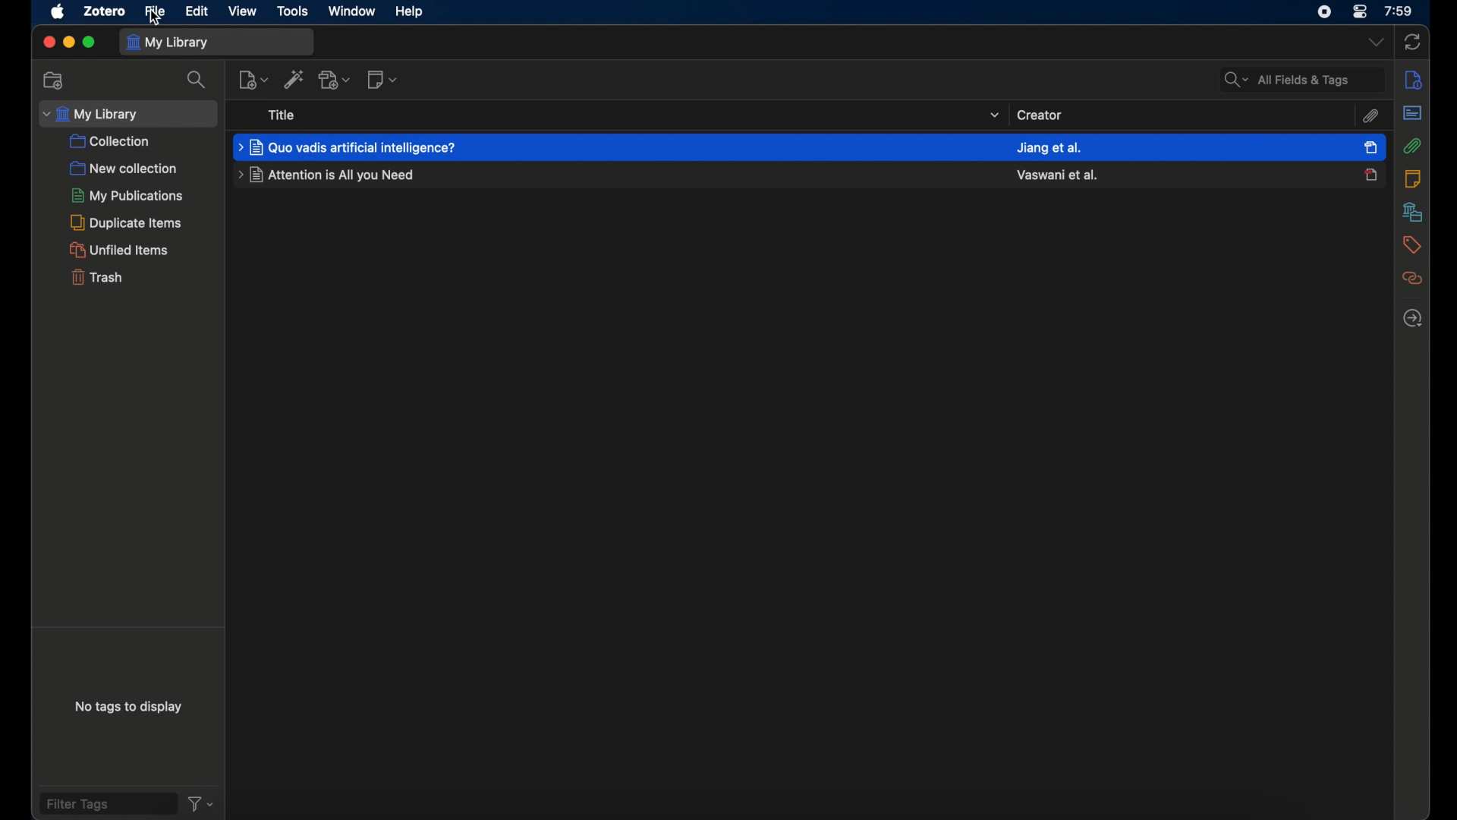 The height and width of the screenshot is (820, 1457). What do you see at coordinates (48, 43) in the screenshot?
I see `close` at bounding box center [48, 43].